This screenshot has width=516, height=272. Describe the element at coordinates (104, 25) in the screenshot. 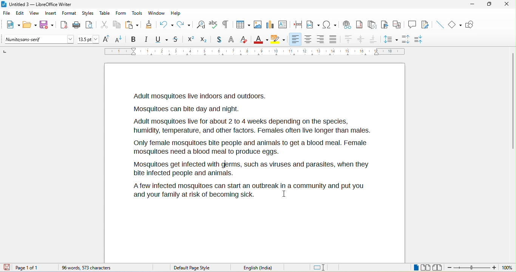

I see `cut` at that location.